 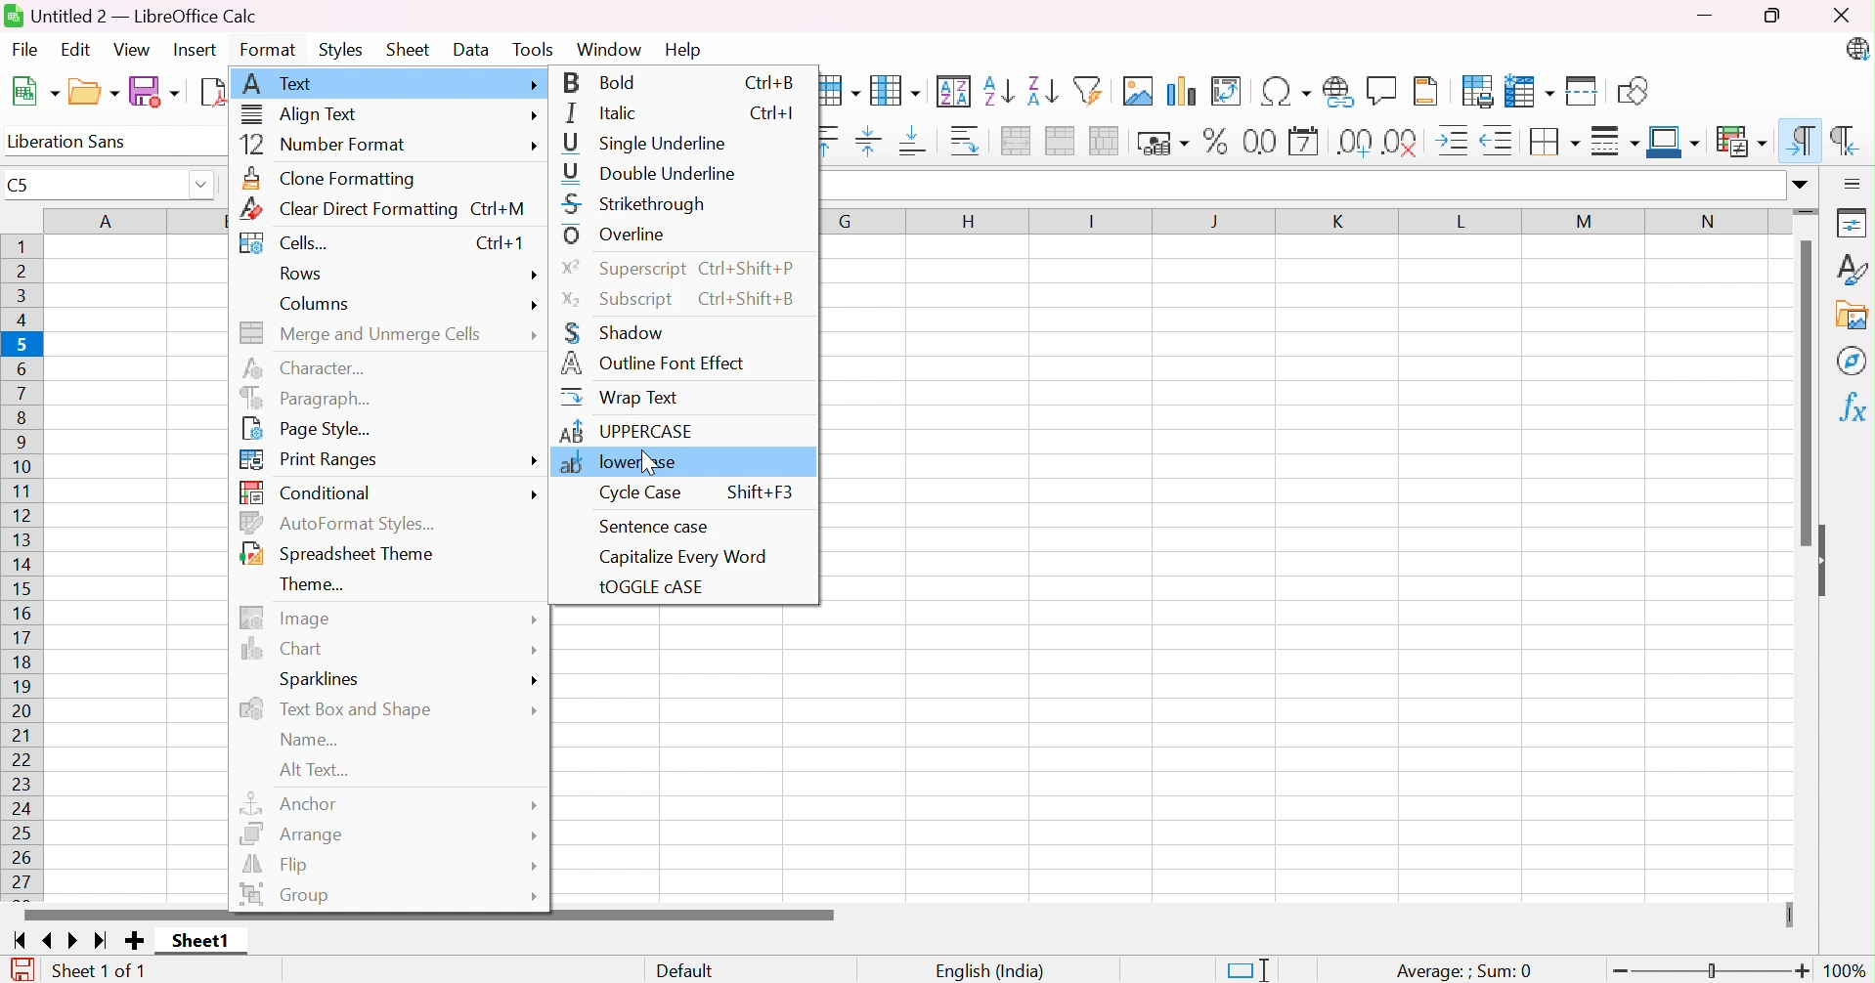 What do you see at coordinates (289, 240) in the screenshot?
I see `Cells...` at bounding box center [289, 240].